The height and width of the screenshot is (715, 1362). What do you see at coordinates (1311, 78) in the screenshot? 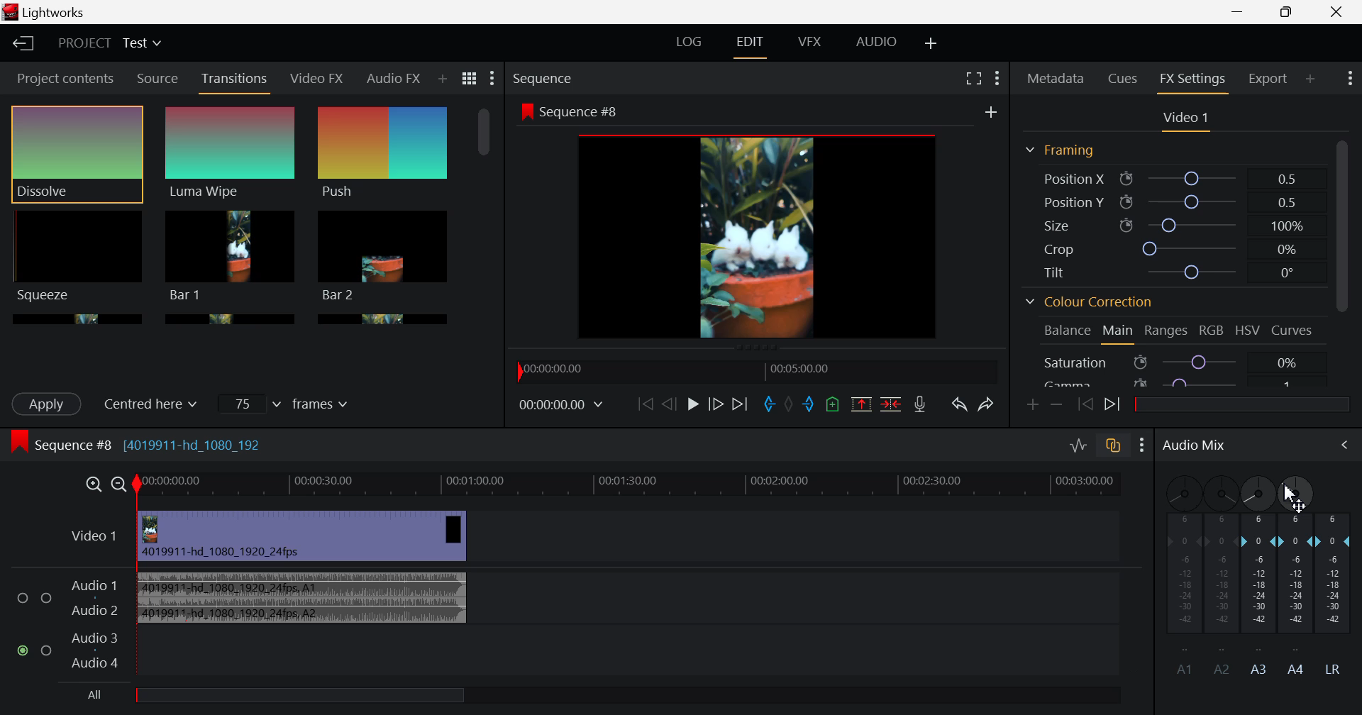
I see `Add Panel` at bounding box center [1311, 78].